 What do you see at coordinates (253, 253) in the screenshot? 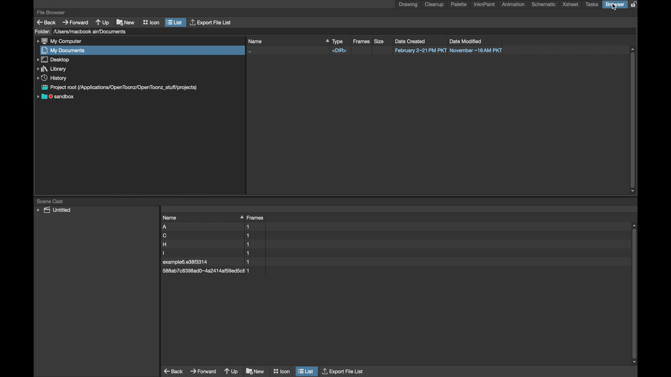
I see `1` at bounding box center [253, 253].